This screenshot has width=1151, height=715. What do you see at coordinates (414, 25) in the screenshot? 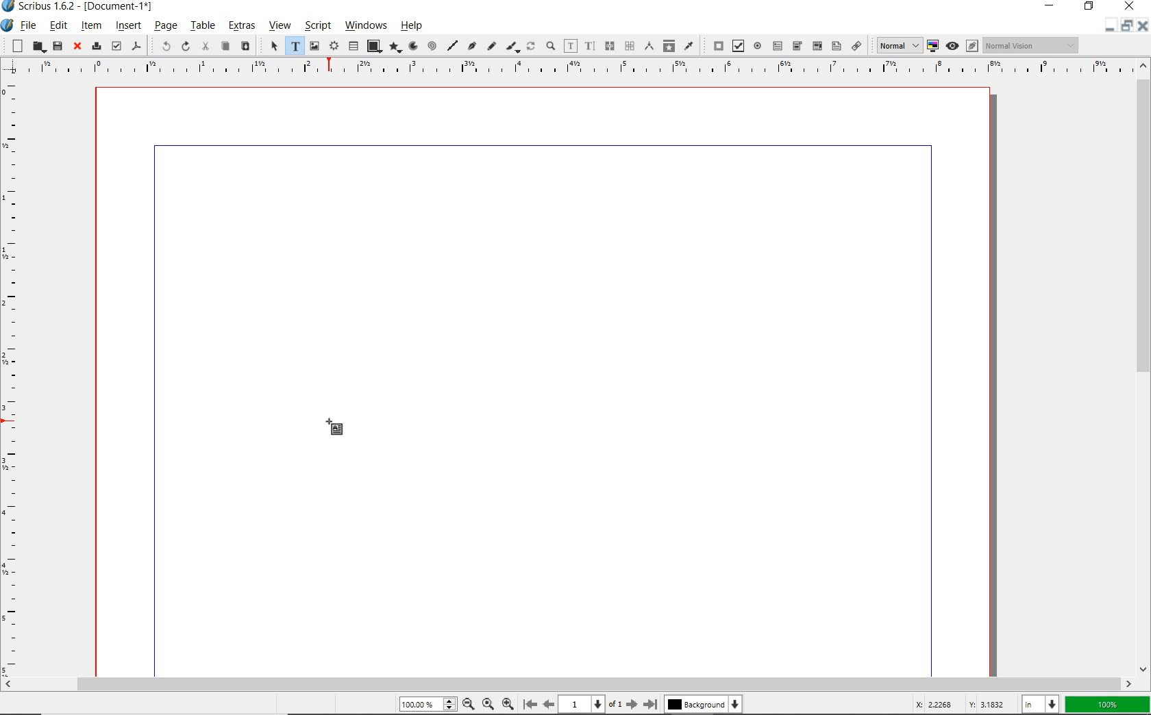
I see `help` at bounding box center [414, 25].